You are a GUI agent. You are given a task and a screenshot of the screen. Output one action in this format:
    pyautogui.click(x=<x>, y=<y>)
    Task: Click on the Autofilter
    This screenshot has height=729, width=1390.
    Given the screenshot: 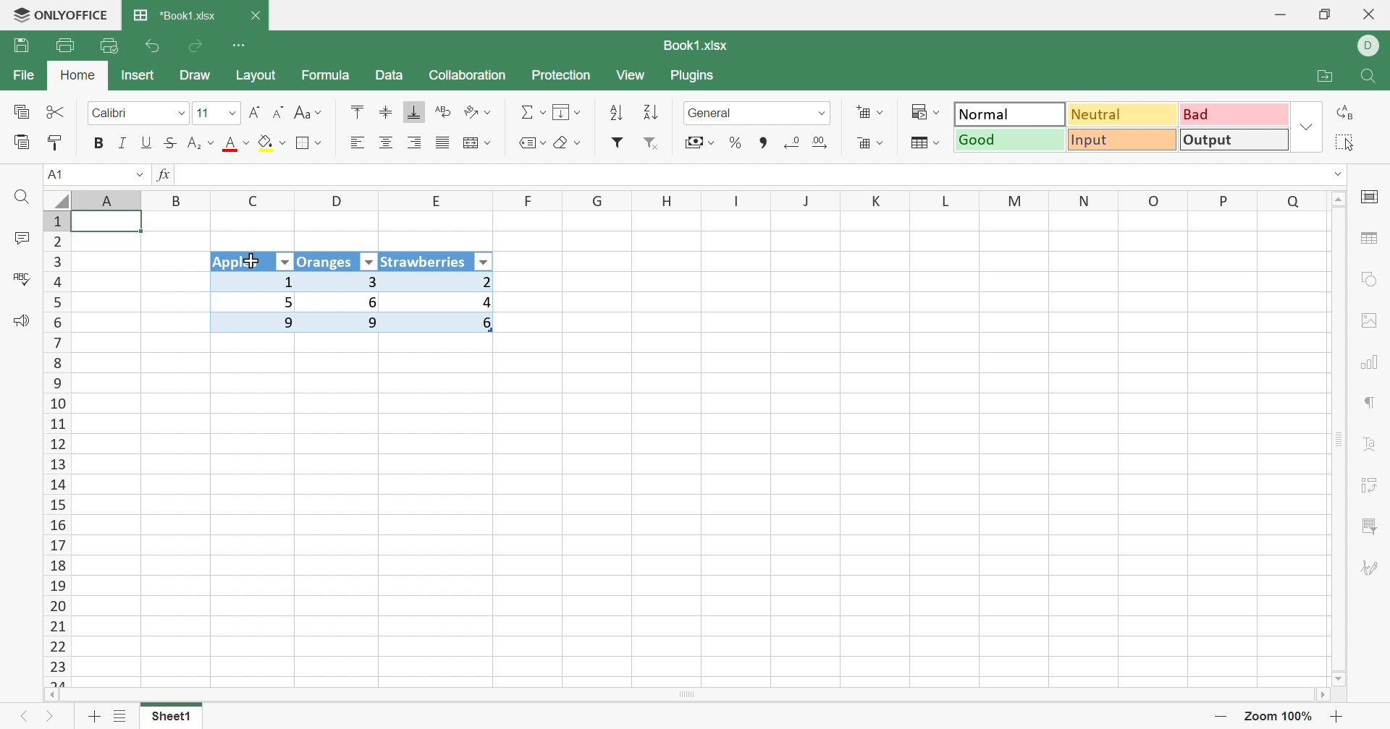 What is the action you would take?
    pyautogui.click(x=485, y=261)
    